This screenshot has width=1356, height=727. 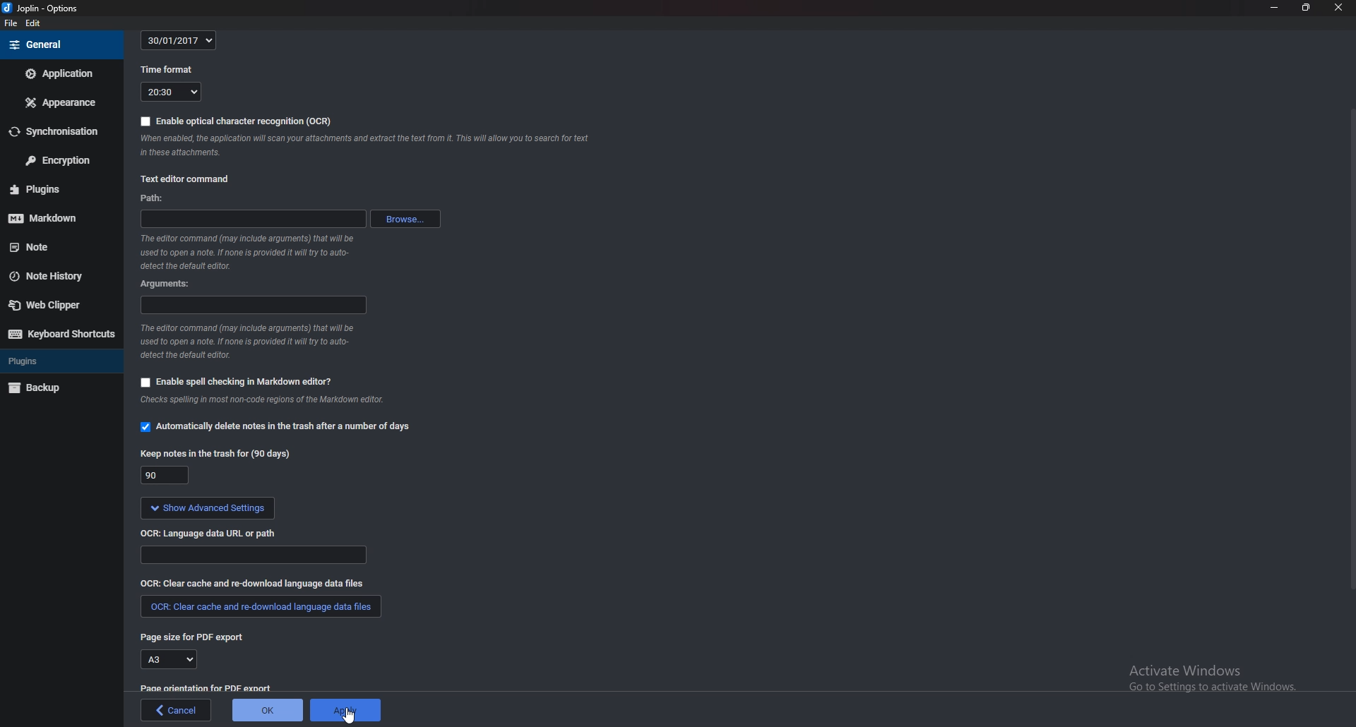 What do you see at coordinates (63, 159) in the screenshot?
I see `Encryption` at bounding box center [63, 159].